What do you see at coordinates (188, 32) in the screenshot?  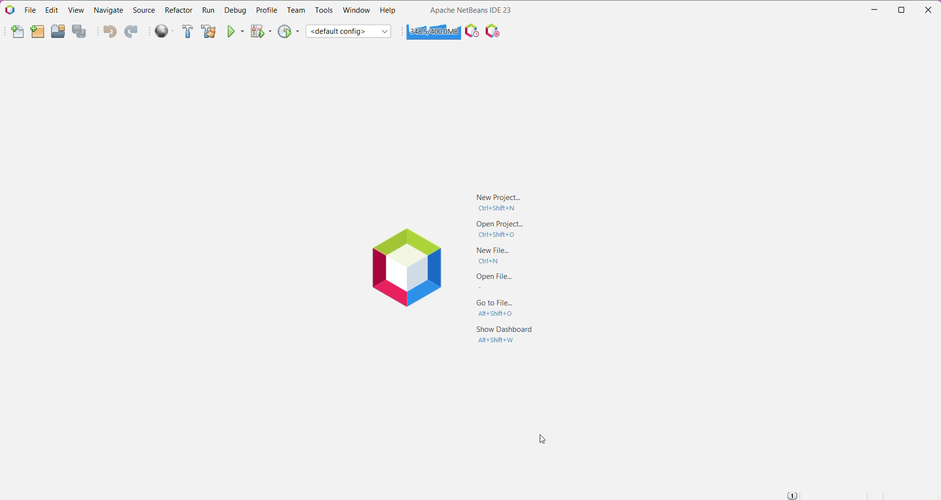 I see `Build Project` at bounding box center [188, 32].